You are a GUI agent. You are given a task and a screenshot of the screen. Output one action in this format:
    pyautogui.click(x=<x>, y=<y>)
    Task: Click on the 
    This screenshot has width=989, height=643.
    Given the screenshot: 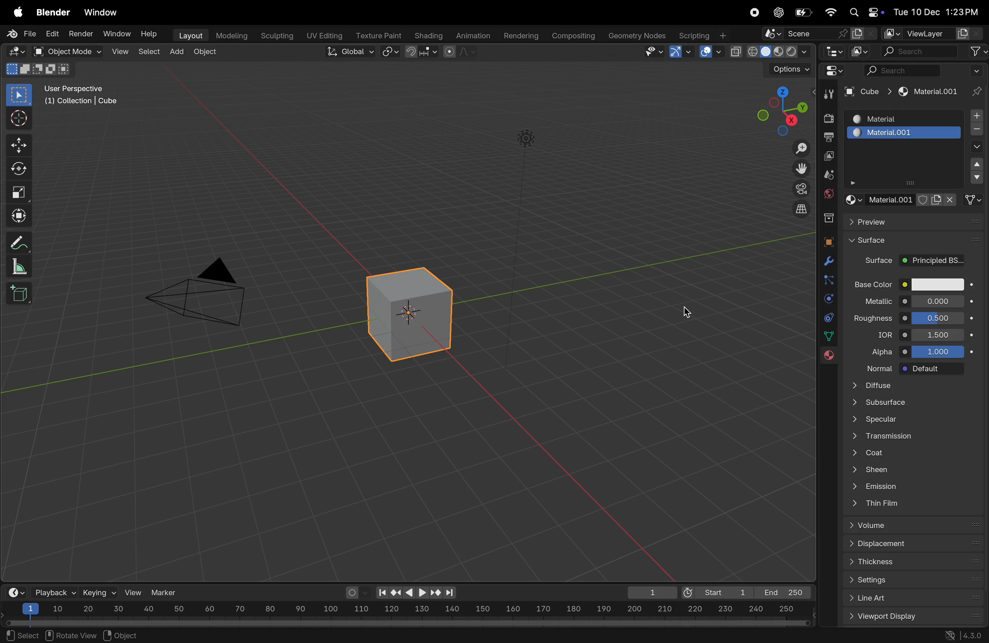 What is the action you would take?
    pyautogui.click(x=830, y=336)
    